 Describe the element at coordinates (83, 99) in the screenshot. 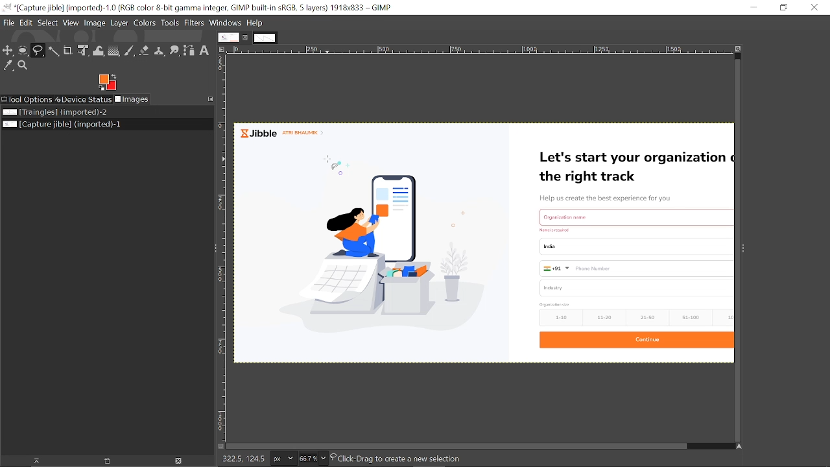

I see `Device status` at that location.